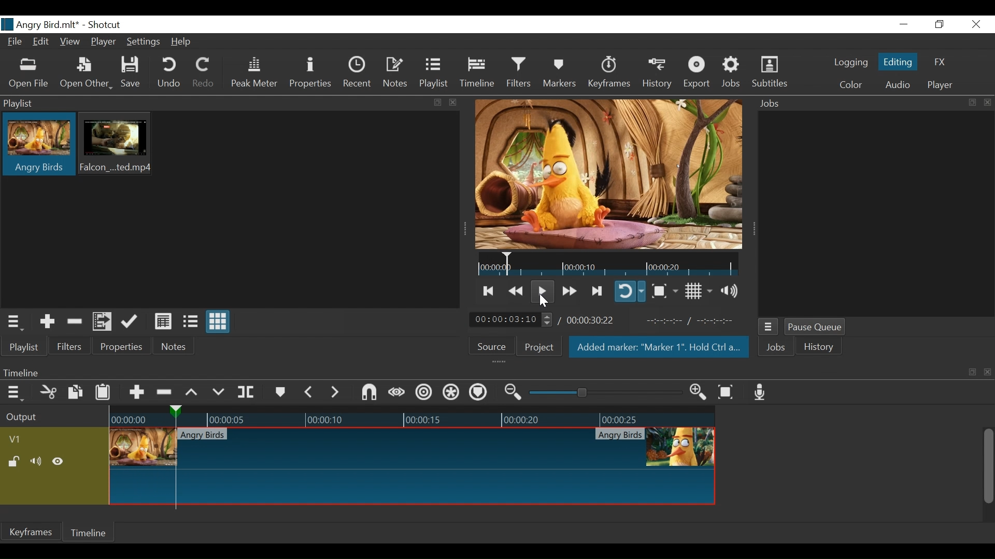 The height and width of the screenshot is (559, 995). What do you see at coordinates (612, 264) in the screenshot?
I see `thumbnail` at bounding box center [612, 264].